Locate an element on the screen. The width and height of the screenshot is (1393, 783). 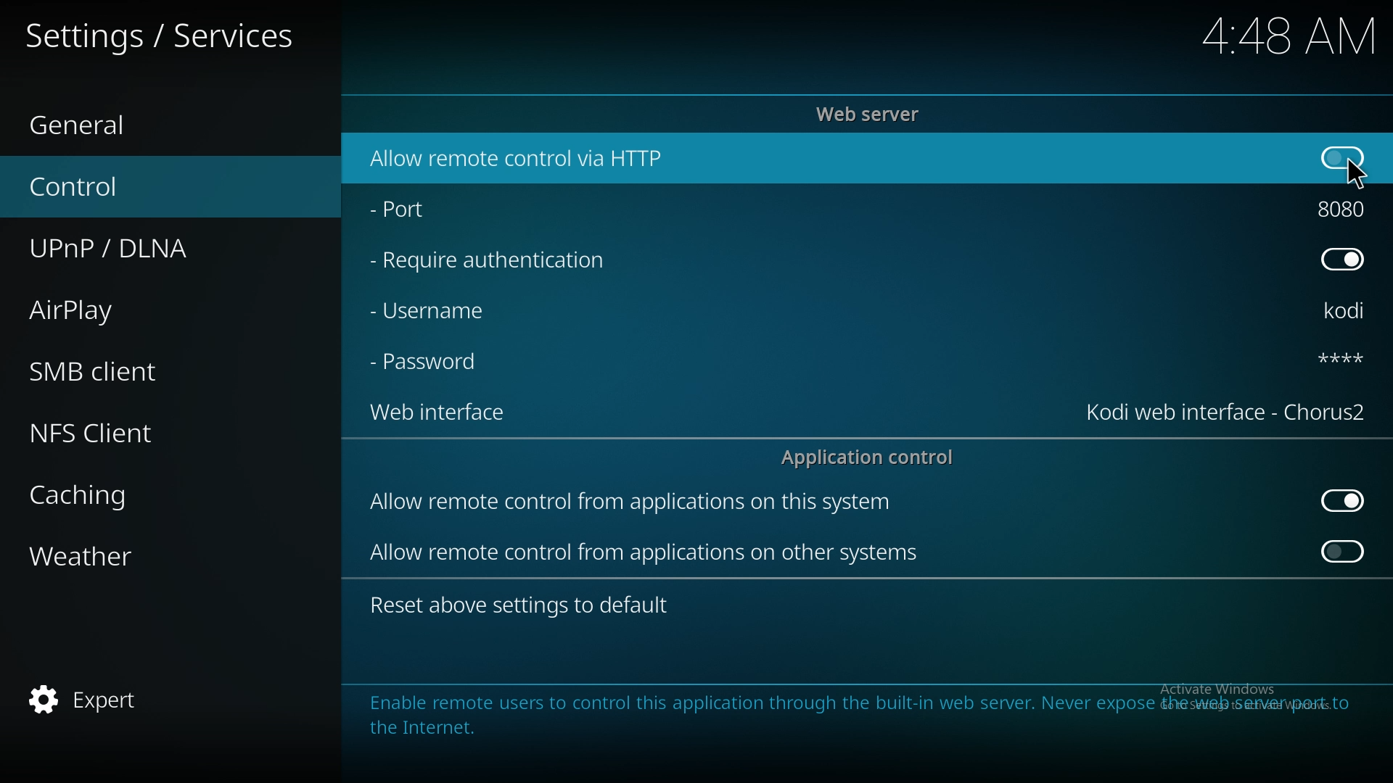
require authentication is located at coordinates (506, 262).